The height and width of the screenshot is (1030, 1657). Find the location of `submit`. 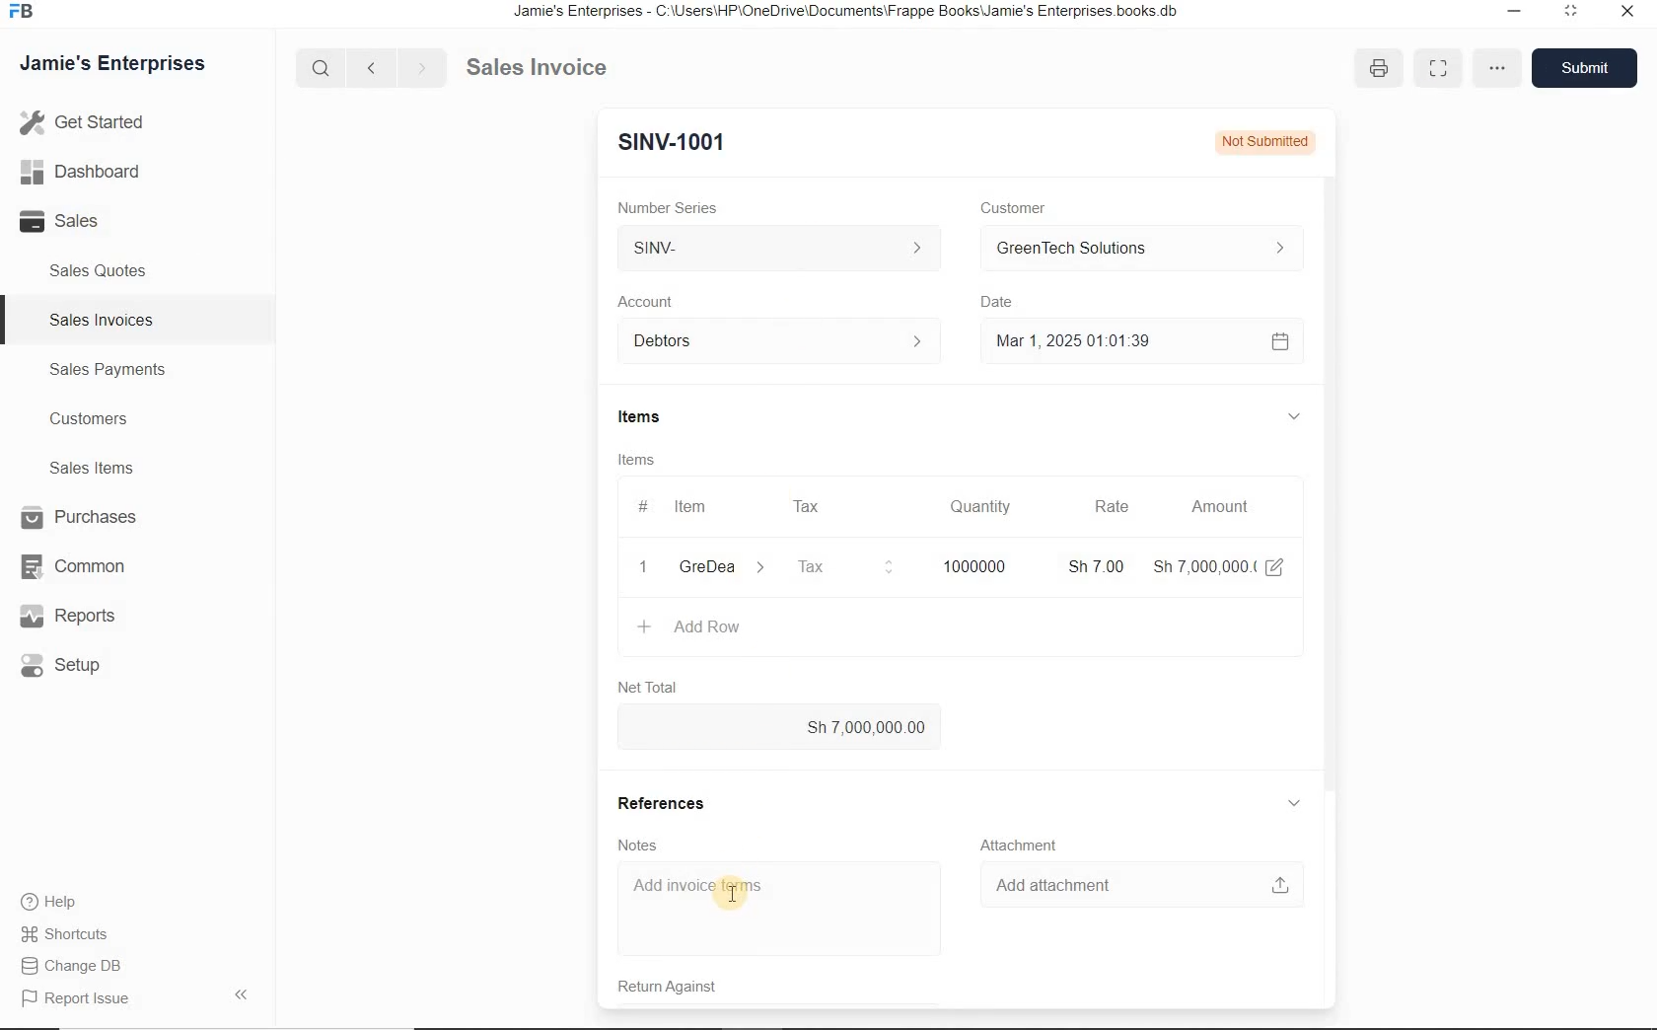

submit is located at coordinates (1587, 67).